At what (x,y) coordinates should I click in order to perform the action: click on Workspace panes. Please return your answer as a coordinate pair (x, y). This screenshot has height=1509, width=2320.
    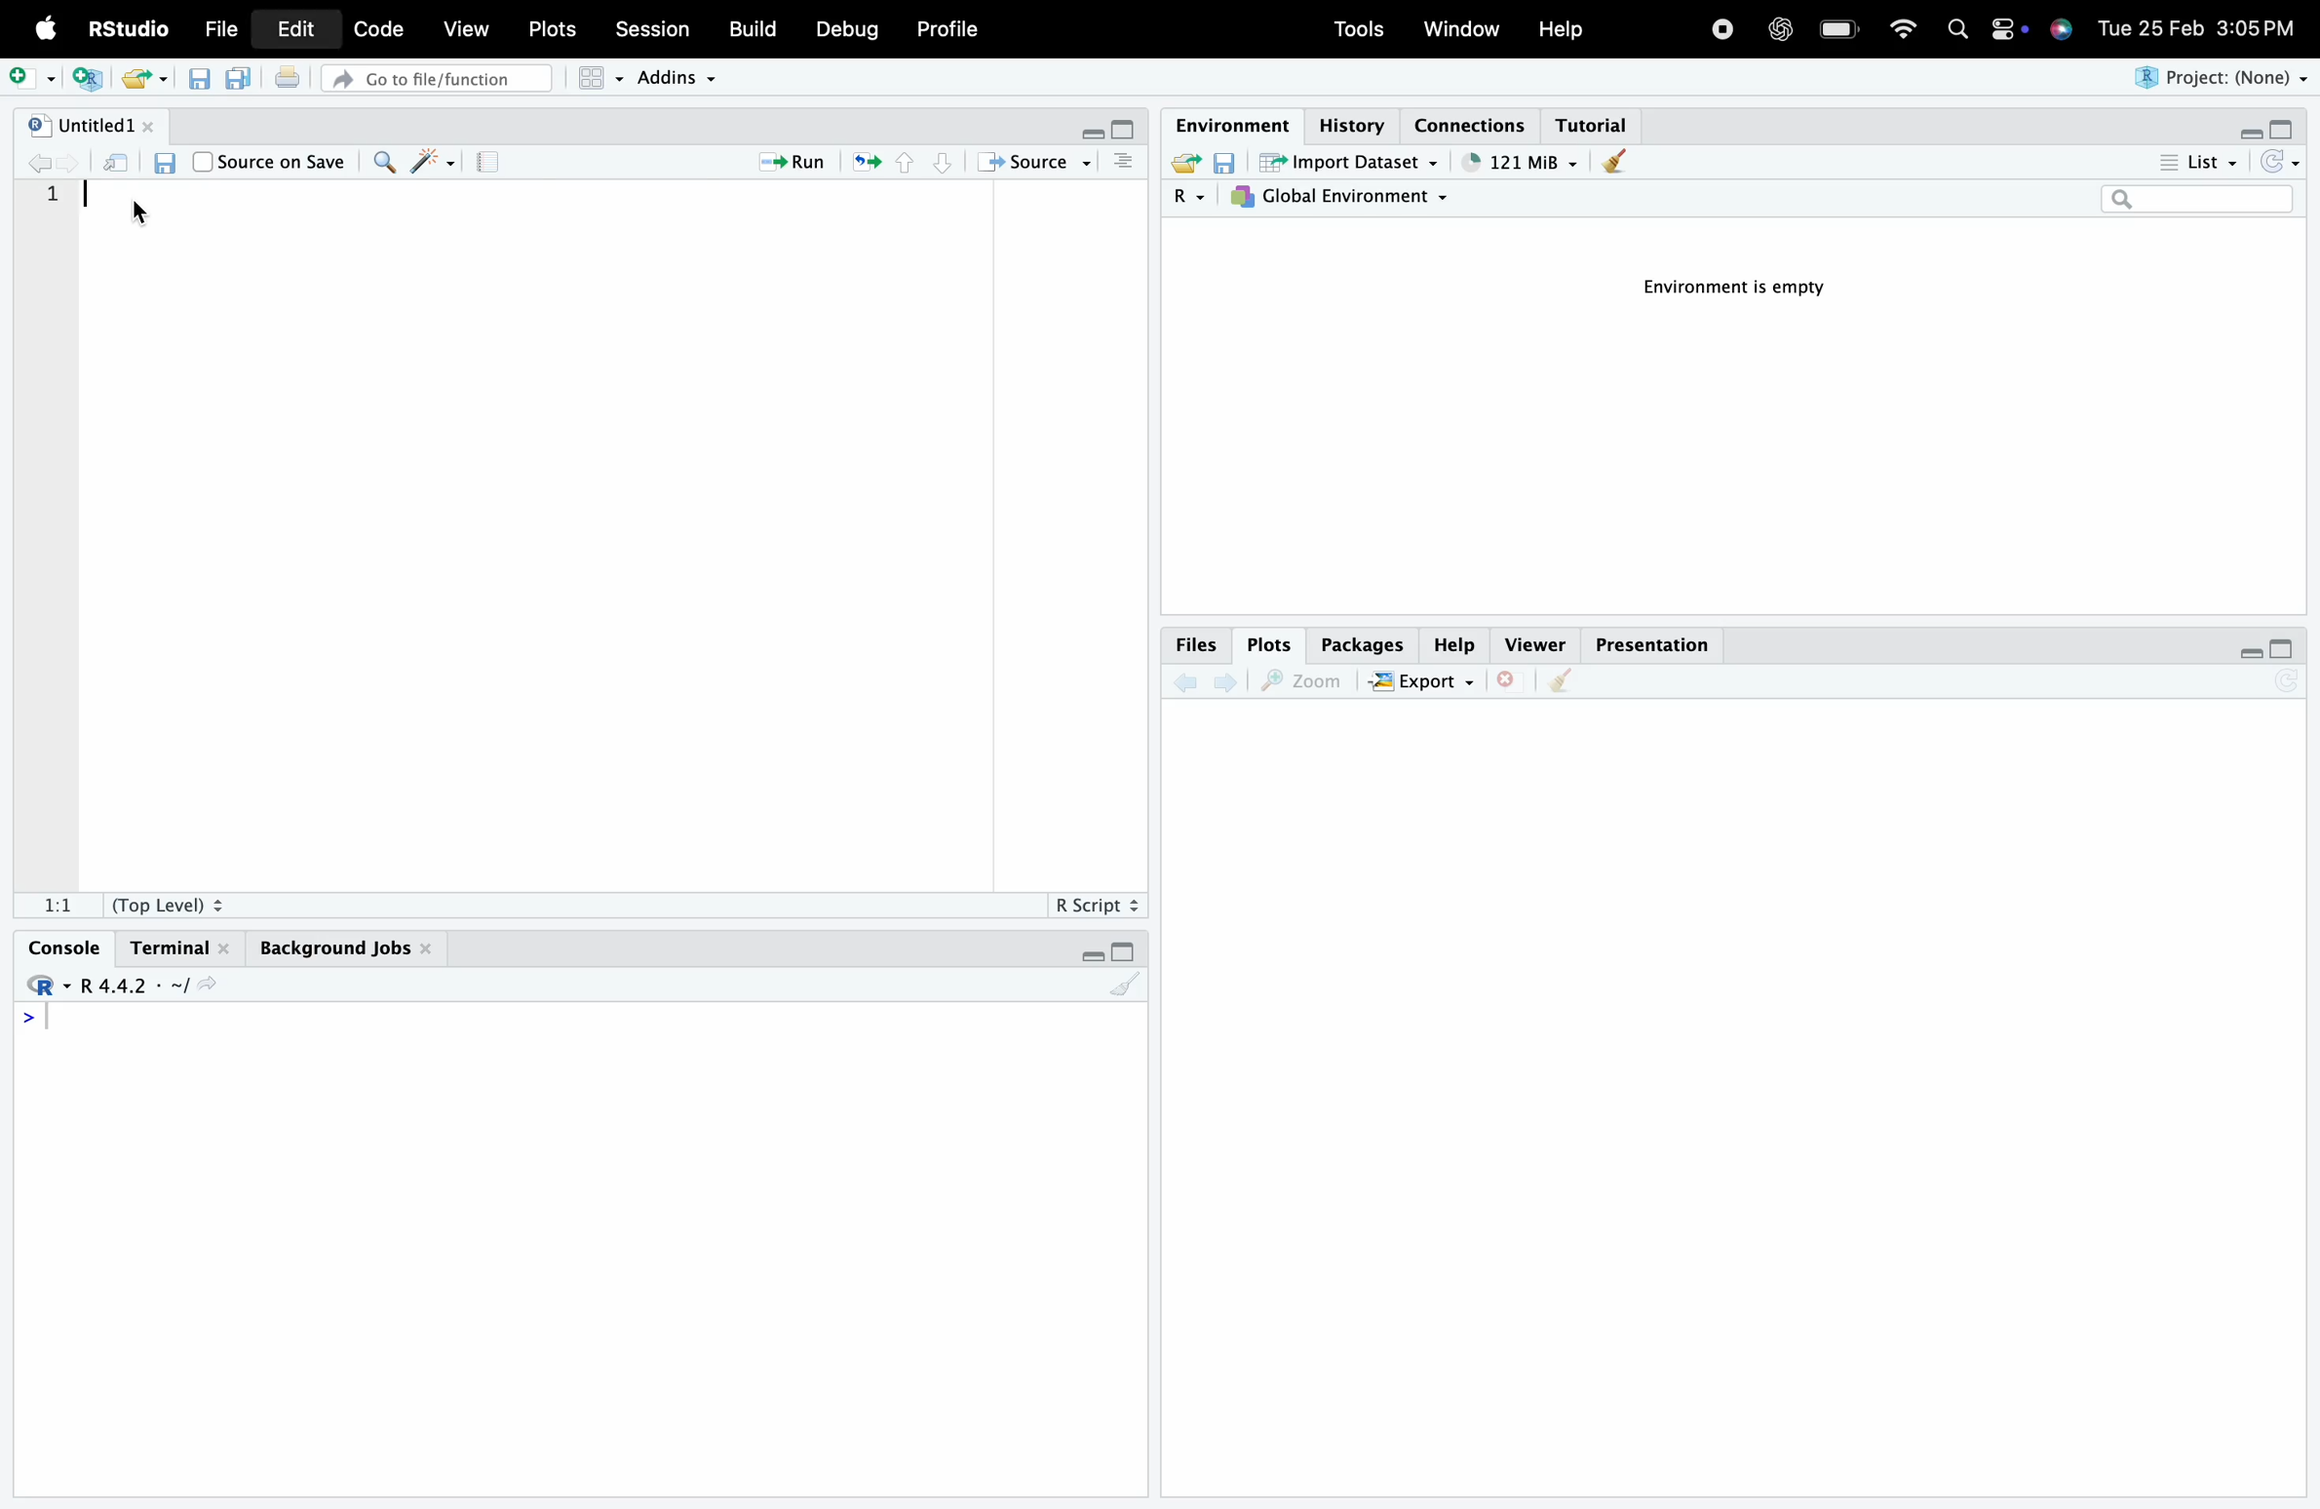
    Looking at the image, I should click on (595, 80).